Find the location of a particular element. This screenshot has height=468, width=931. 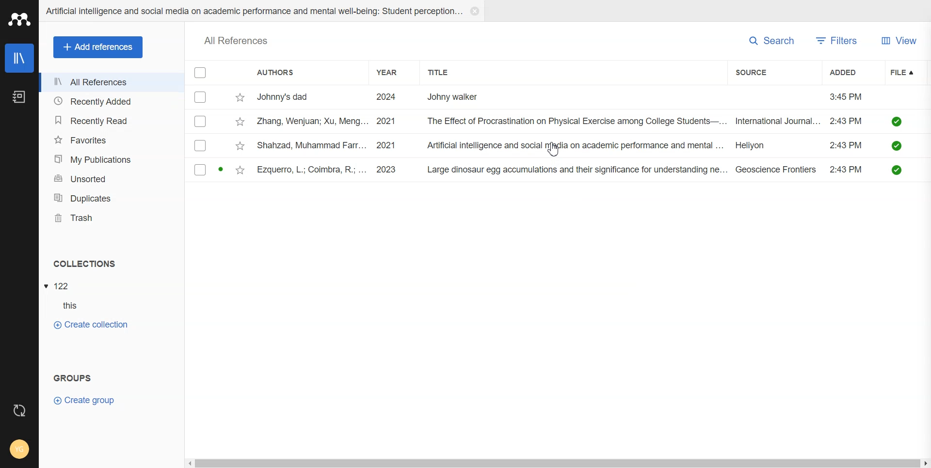

downloded is located at coordinates (896, 146).